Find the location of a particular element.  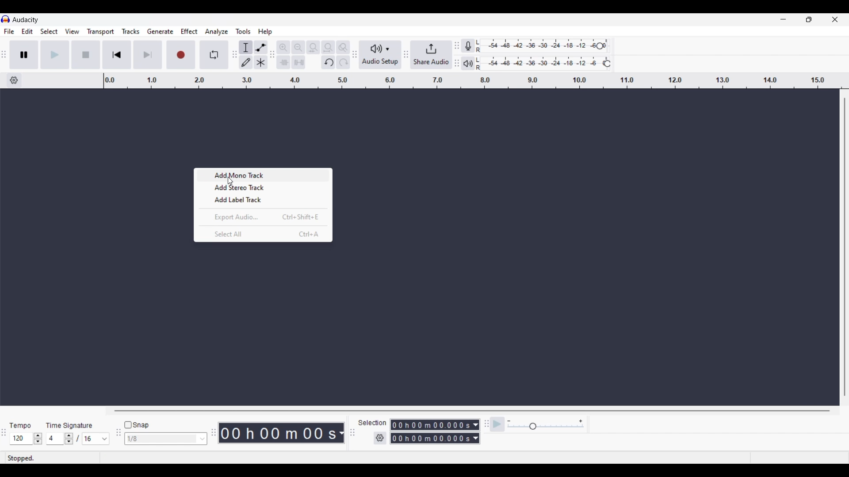

Selected tempo is located at coordinates (21, 439).